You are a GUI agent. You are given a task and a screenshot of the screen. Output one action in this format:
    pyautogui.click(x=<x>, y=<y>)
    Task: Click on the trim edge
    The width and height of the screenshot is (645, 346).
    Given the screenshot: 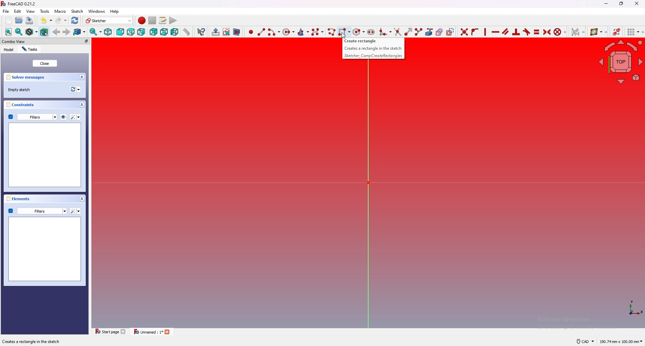 What is the action you would take?
    pyautogui.click(x=398, y=32)
    